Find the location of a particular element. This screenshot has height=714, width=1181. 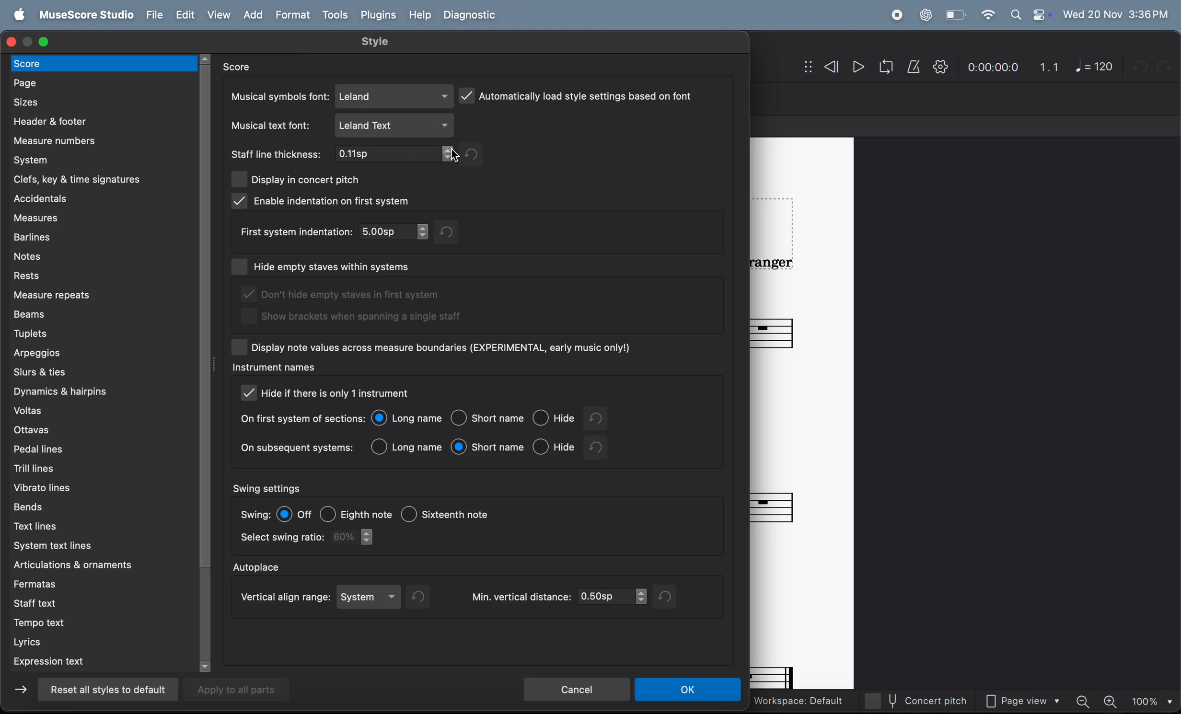

record is located at coordinates (896, 15).